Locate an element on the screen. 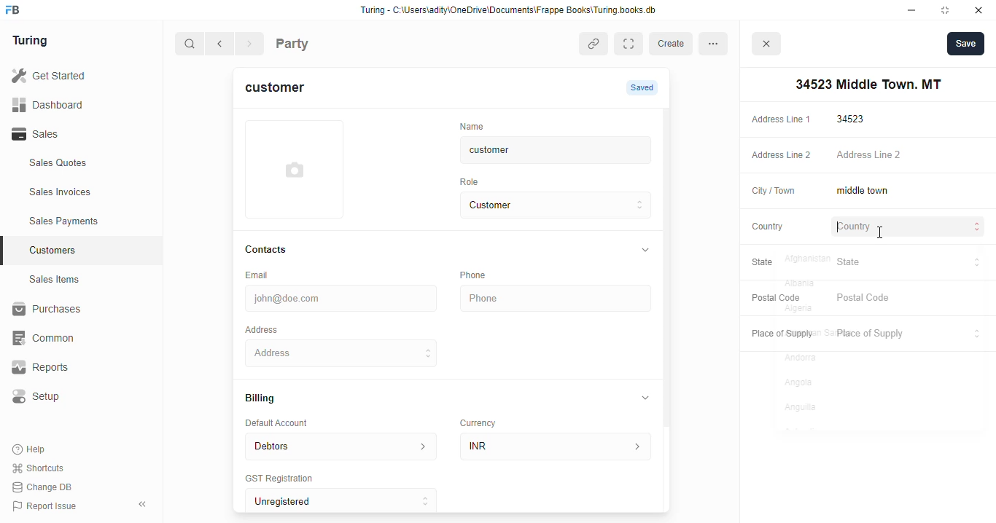 The height and width of the screenshot is (523, 996). Report Issue is located at coordinates (47, 505).